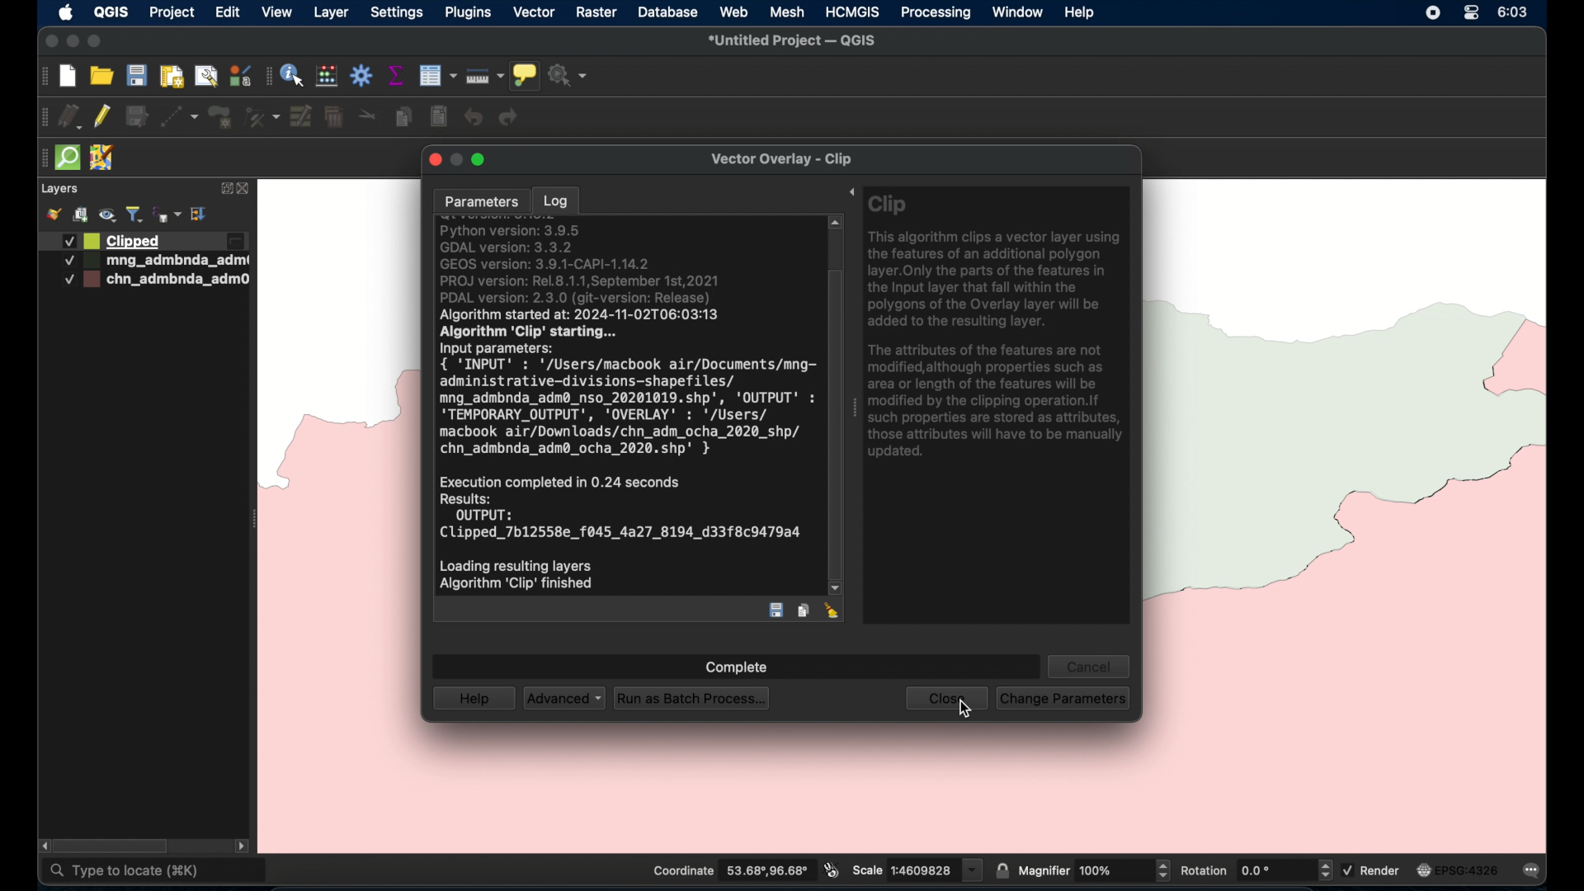 Image resolution: width=1584 pixels, height=891 pixels. I want to click on measure line, so click(485, 76).